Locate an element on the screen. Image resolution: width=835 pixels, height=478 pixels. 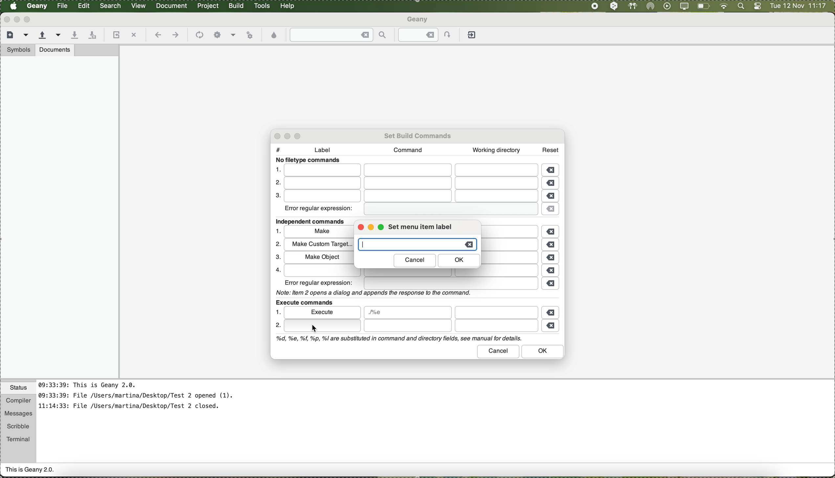
reload the current file from disk is located at coordinates (115, 35).